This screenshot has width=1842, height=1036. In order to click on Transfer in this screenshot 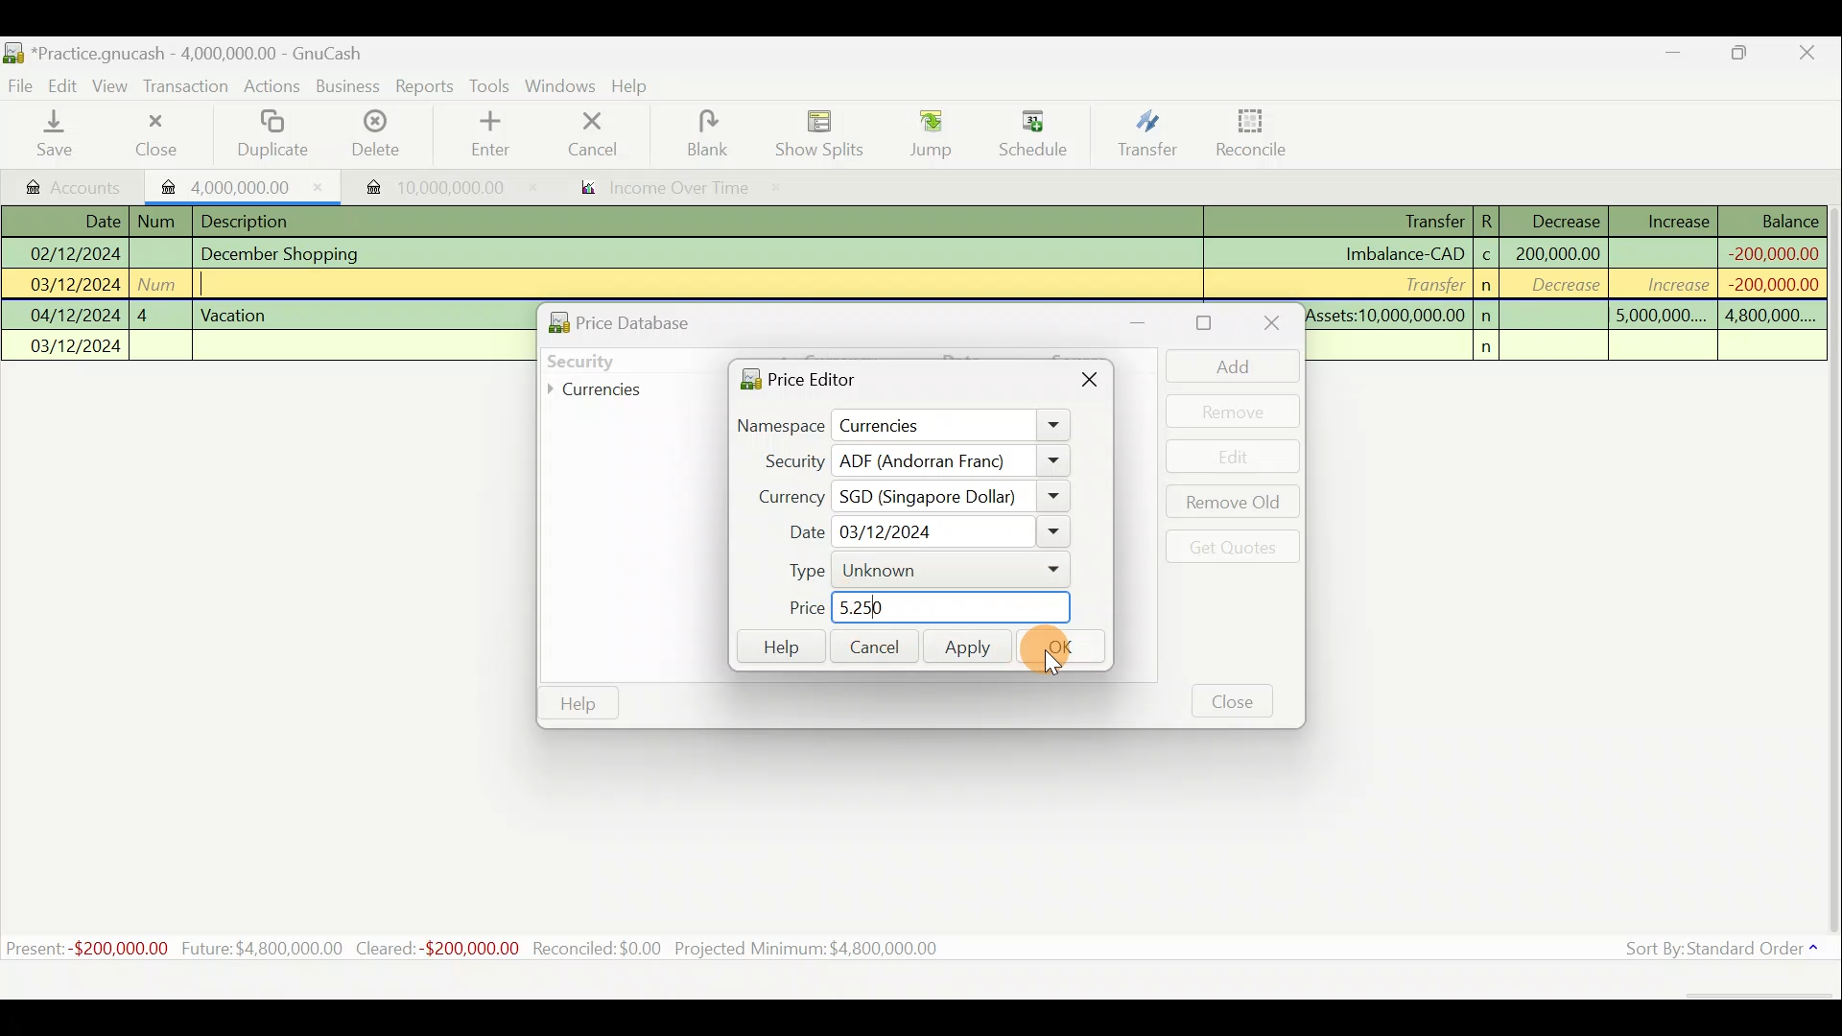, I will do `click(1144, 136)`.